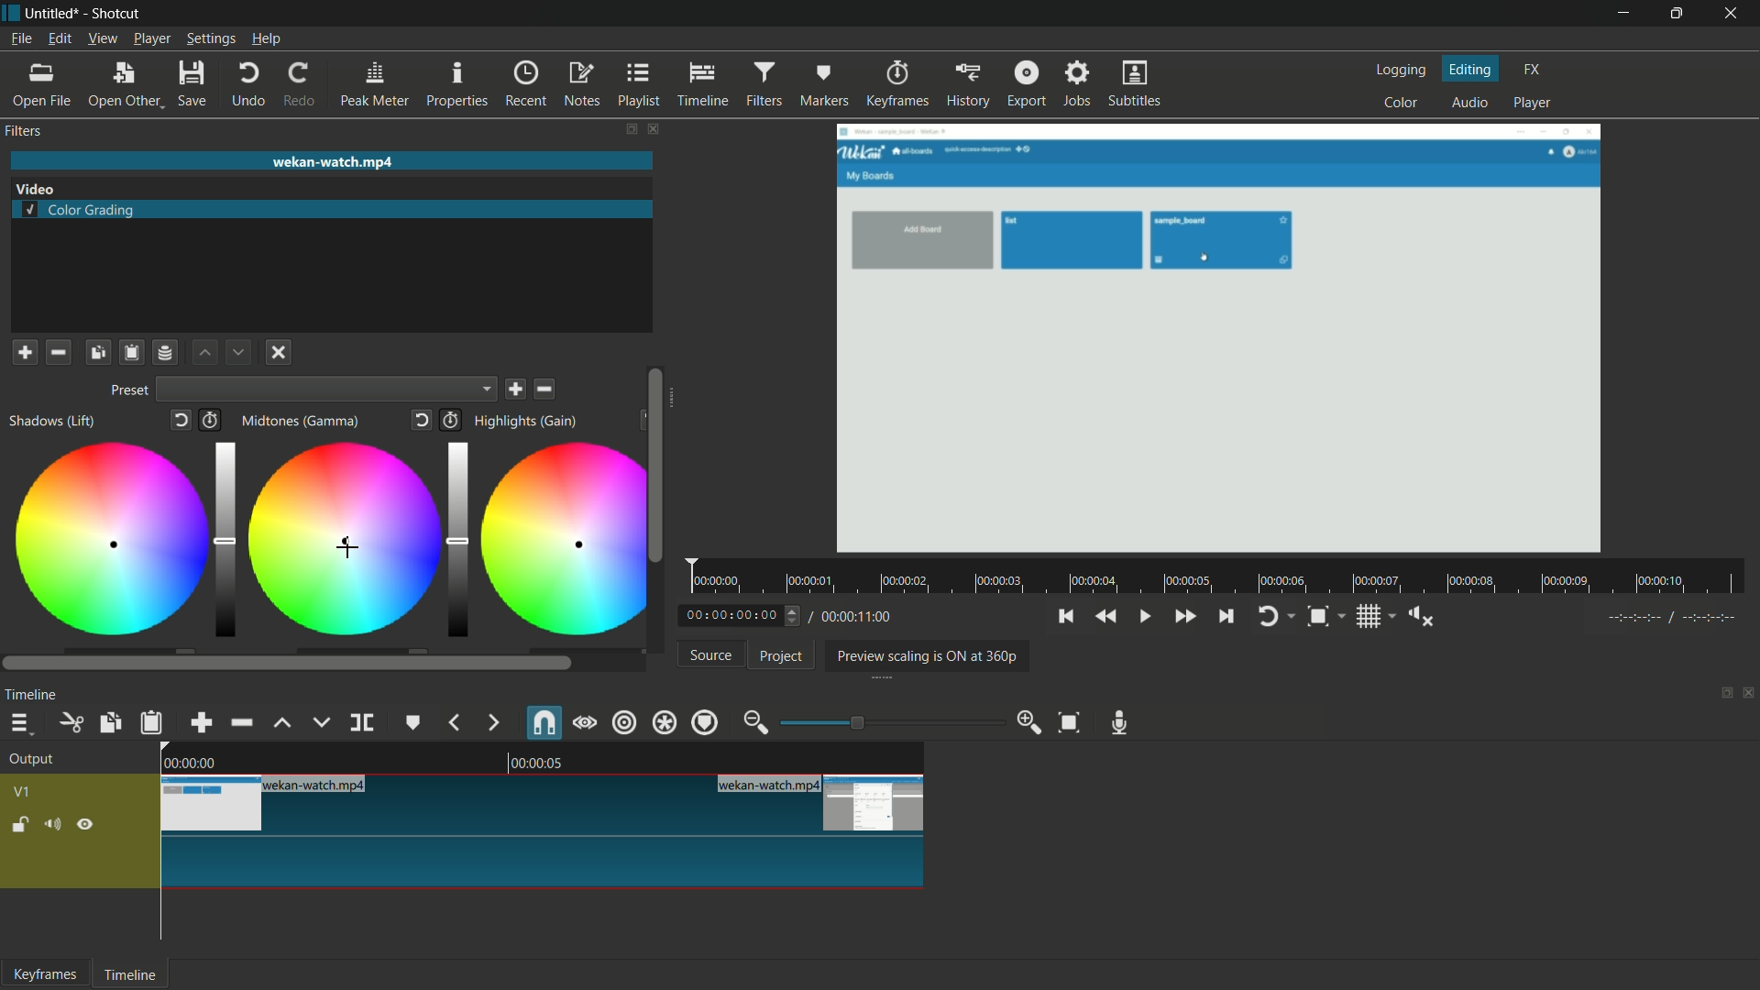 This screenshot has height=990, width=1760. Describe the element at coordinates (32, 762) in the screenshot. I see `output` at that location.